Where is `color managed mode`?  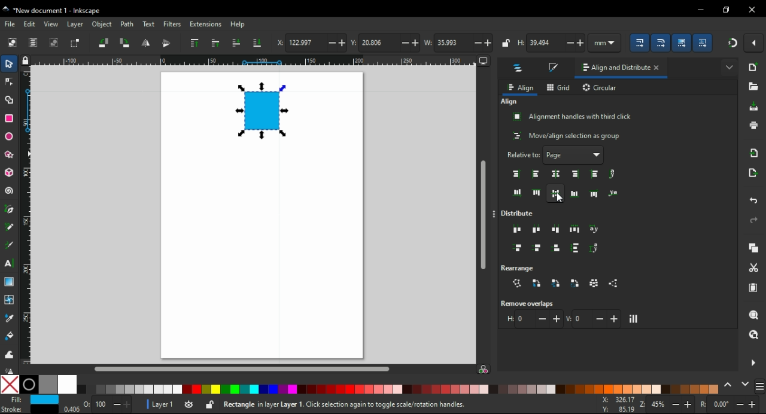 color managed mode is located at coordinates (483, 370).